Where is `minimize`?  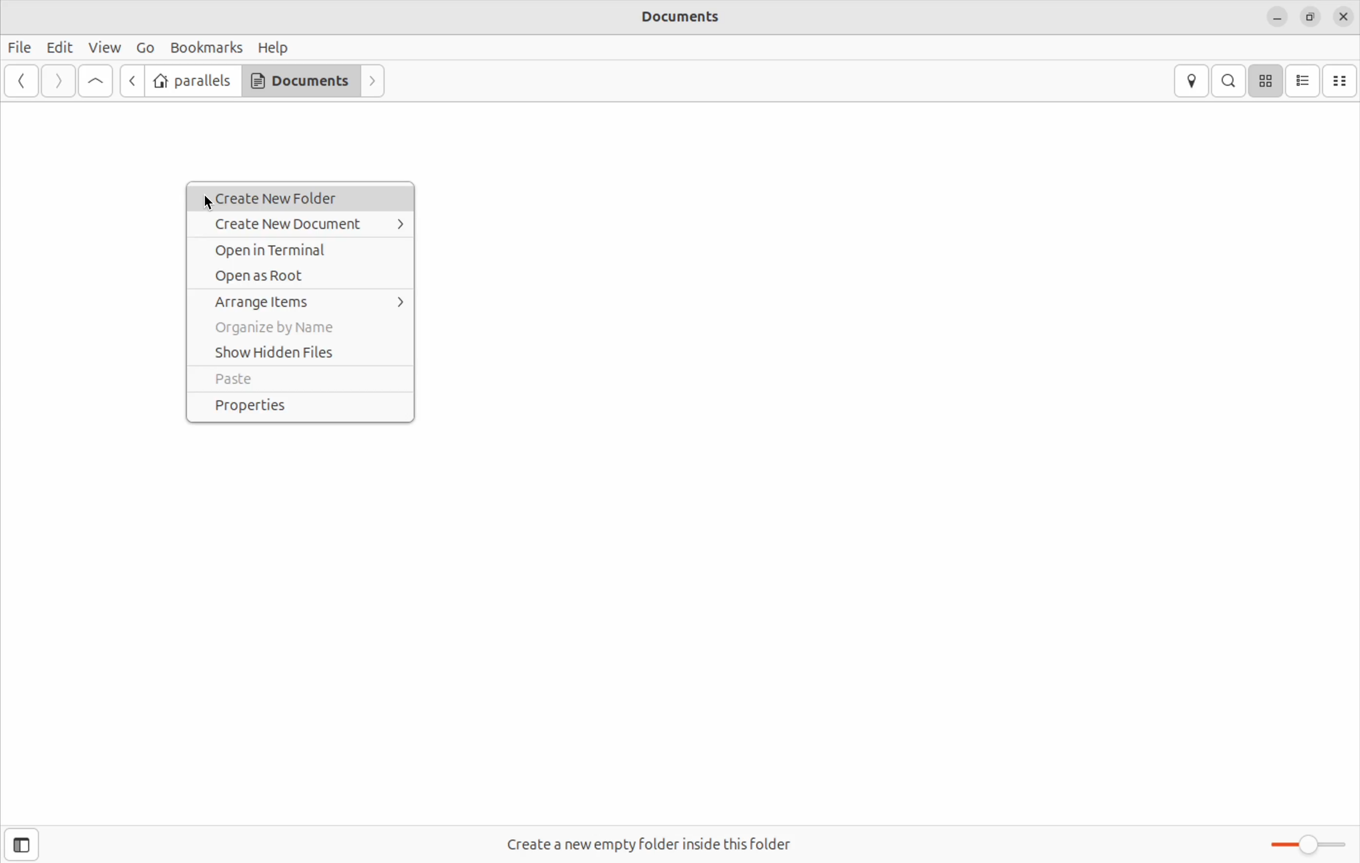
minimize is located at coordinates (1278, 18).